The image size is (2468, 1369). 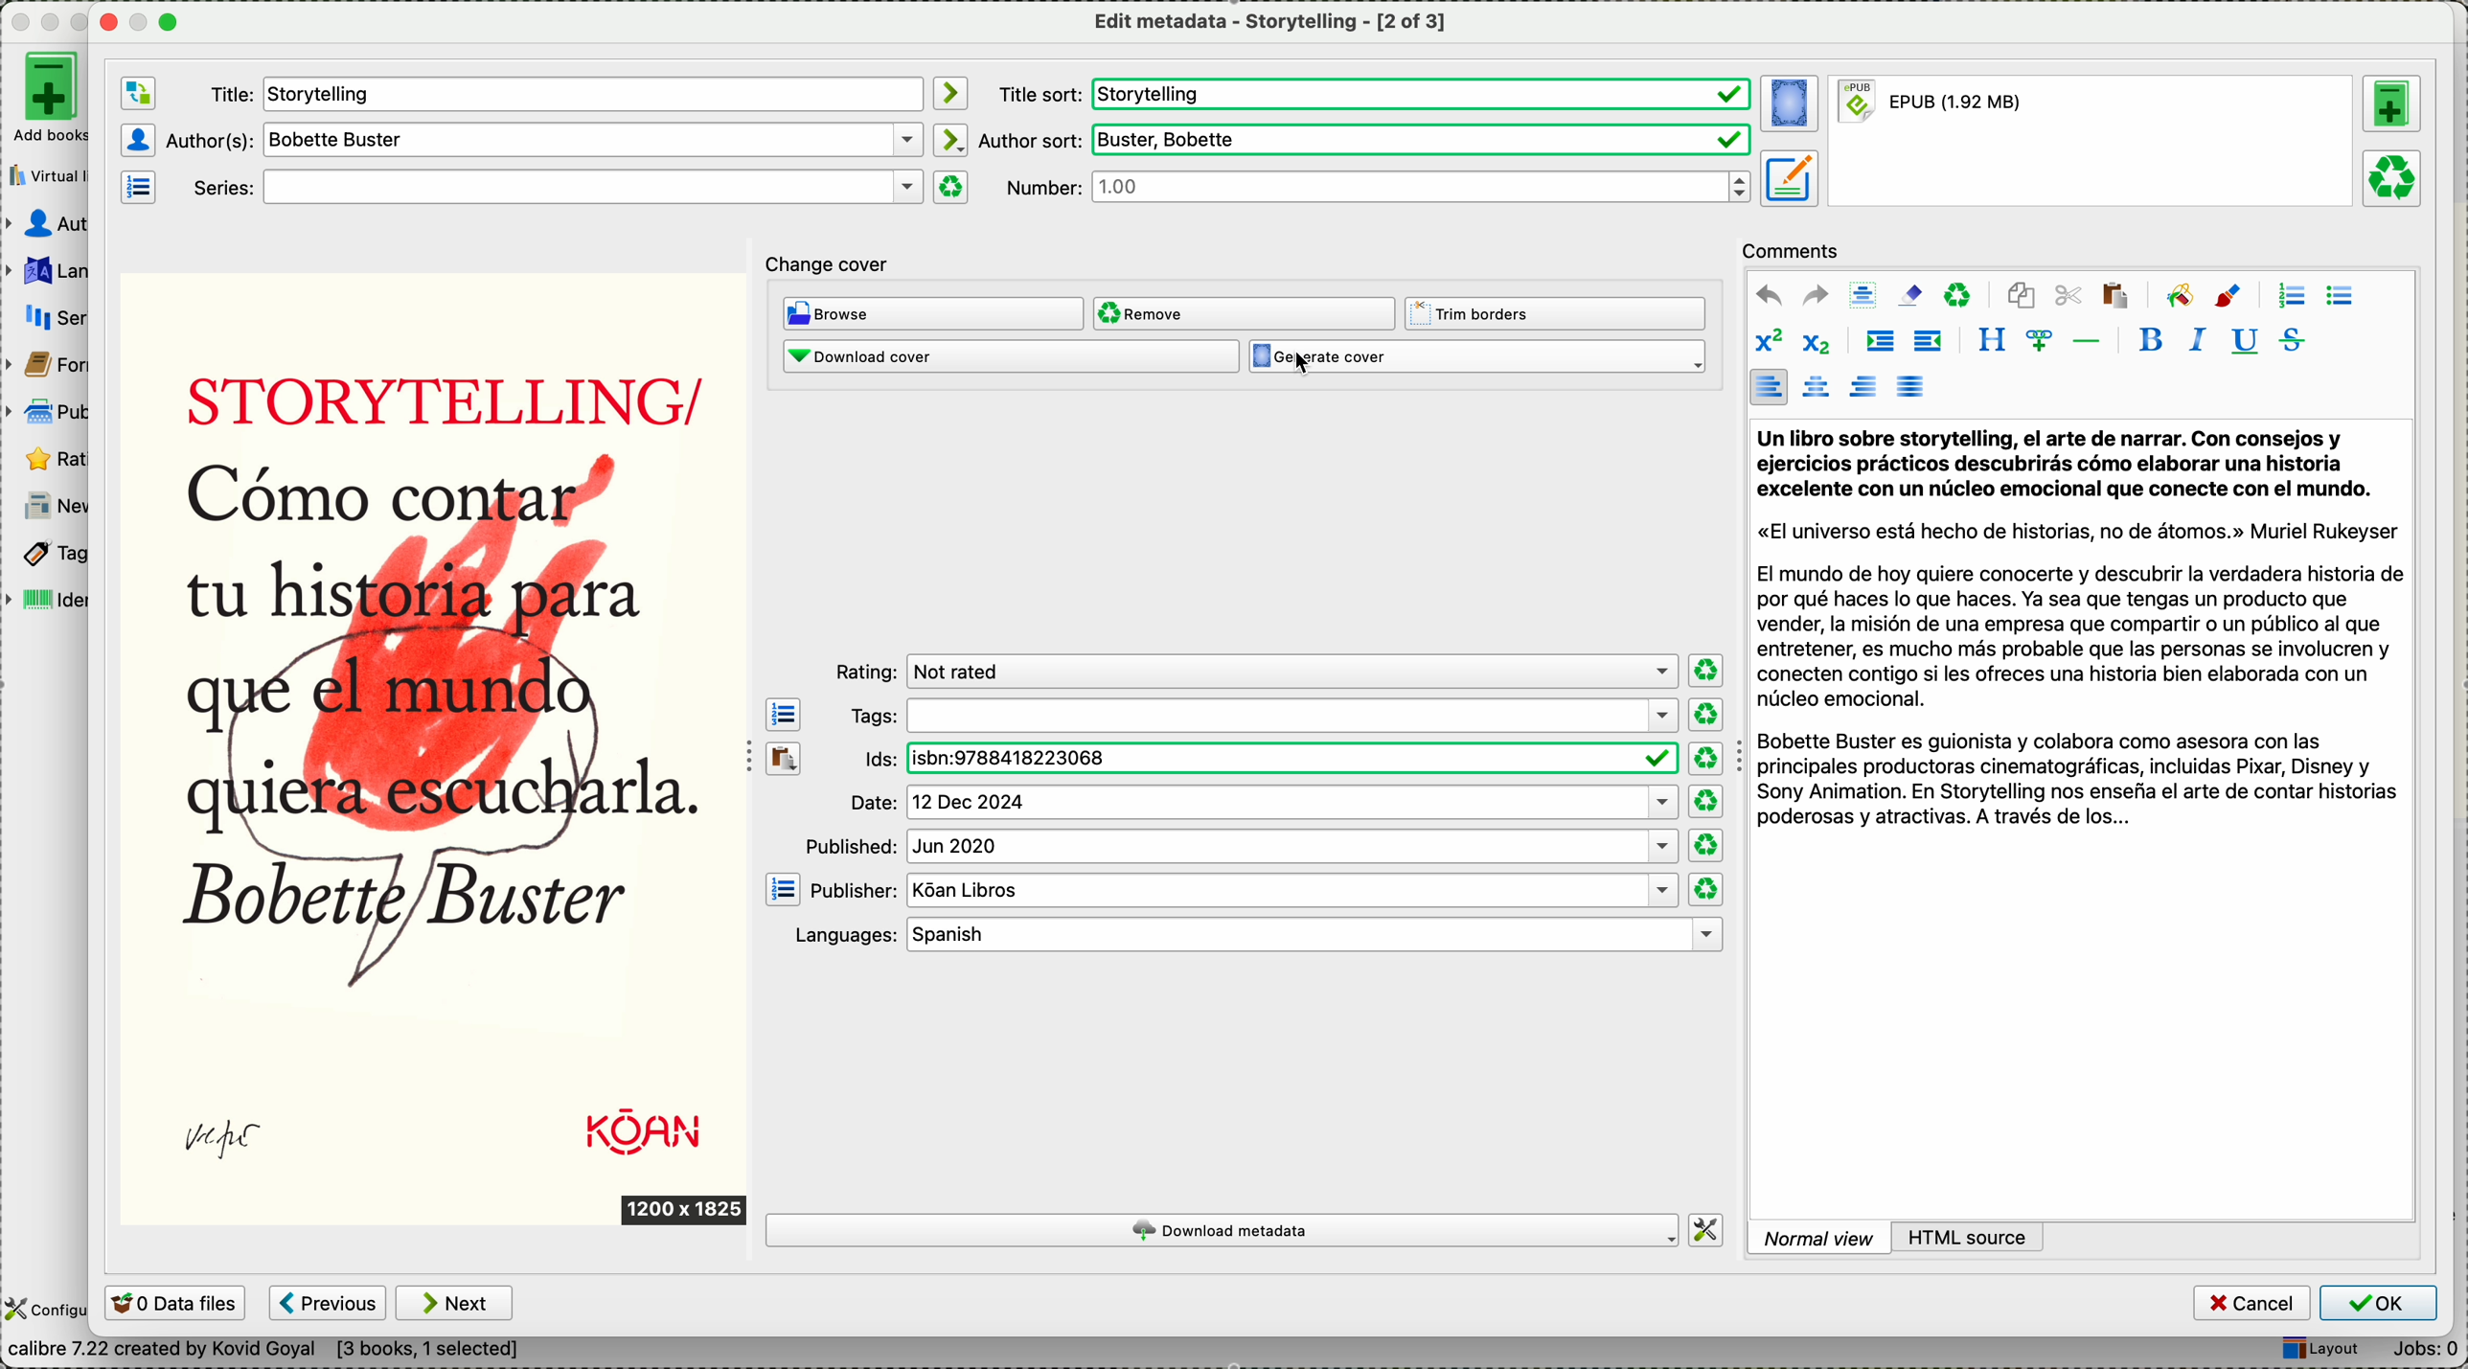 I want to click on download metadata, so click(x=1222, y=1230).